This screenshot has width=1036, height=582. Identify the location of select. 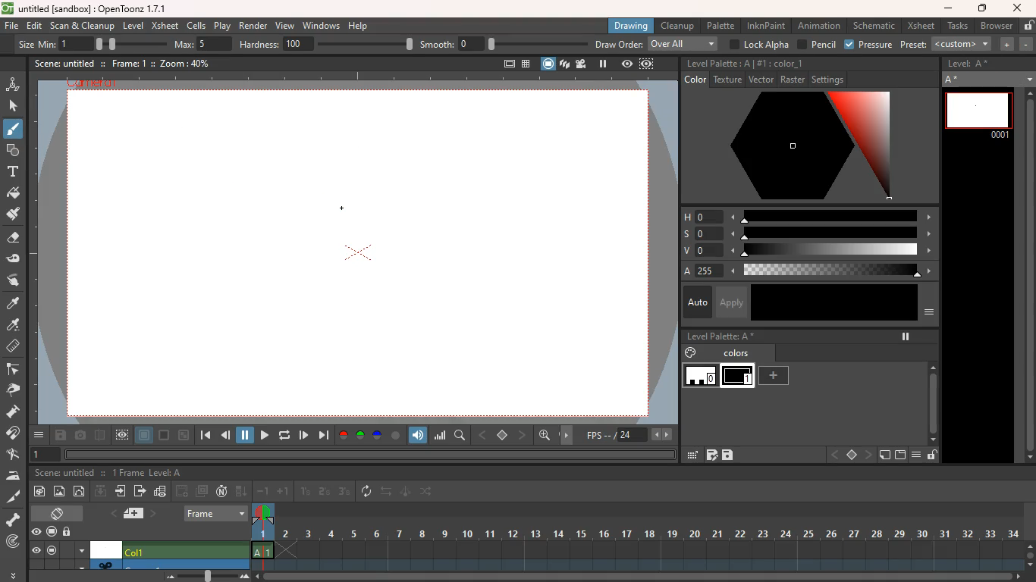
(14, 106).